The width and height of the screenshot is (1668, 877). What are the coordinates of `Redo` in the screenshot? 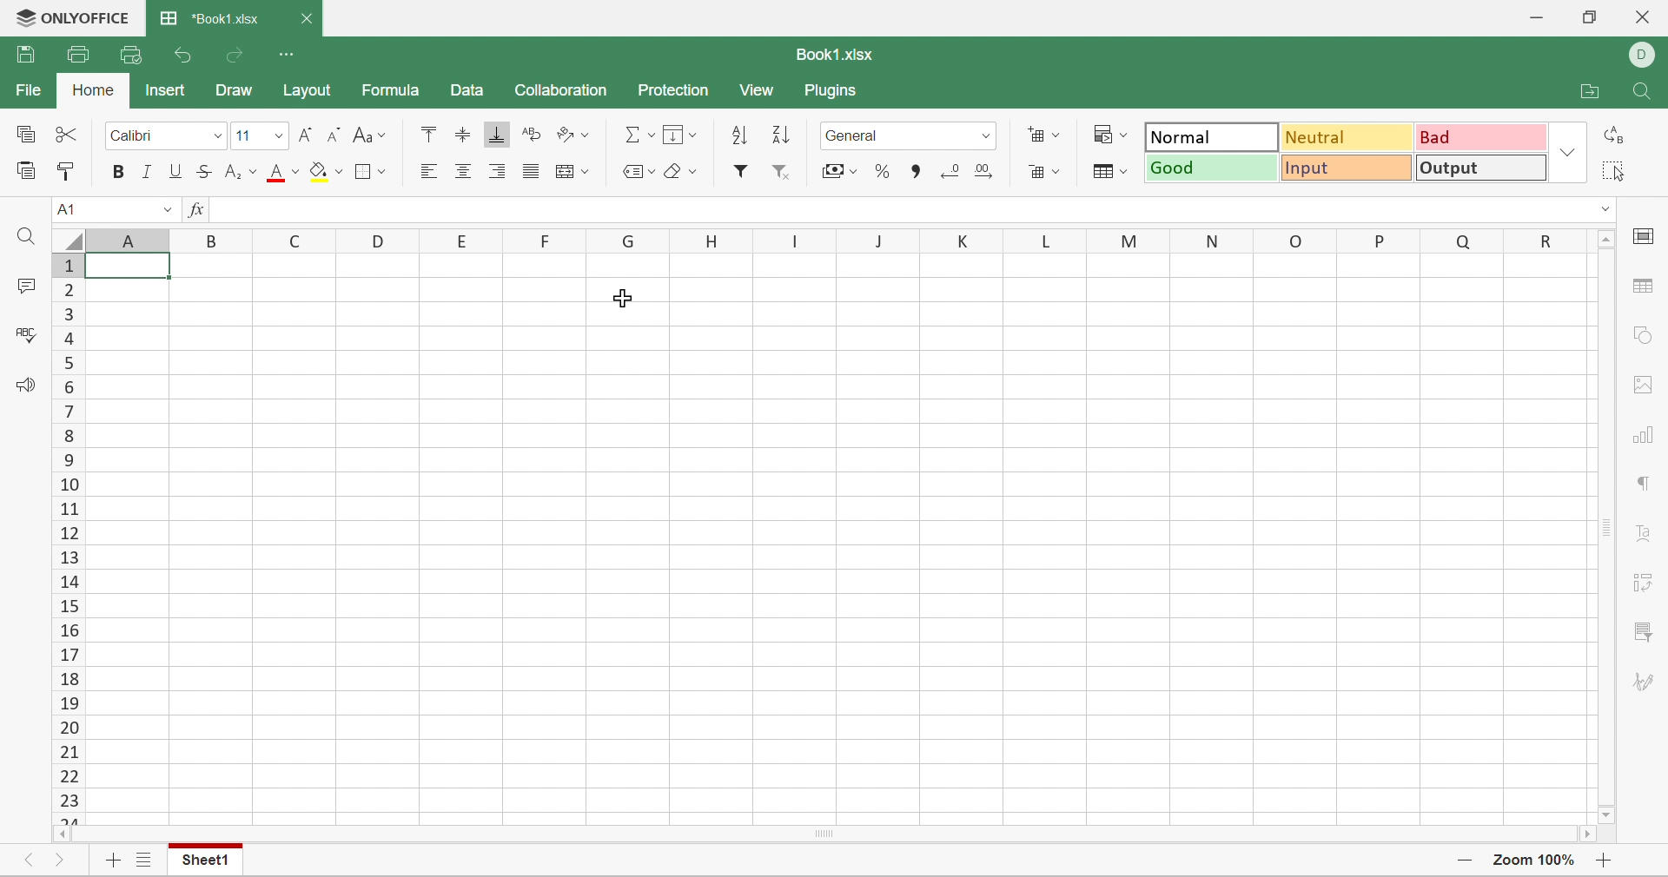 It's located at (237, 59).